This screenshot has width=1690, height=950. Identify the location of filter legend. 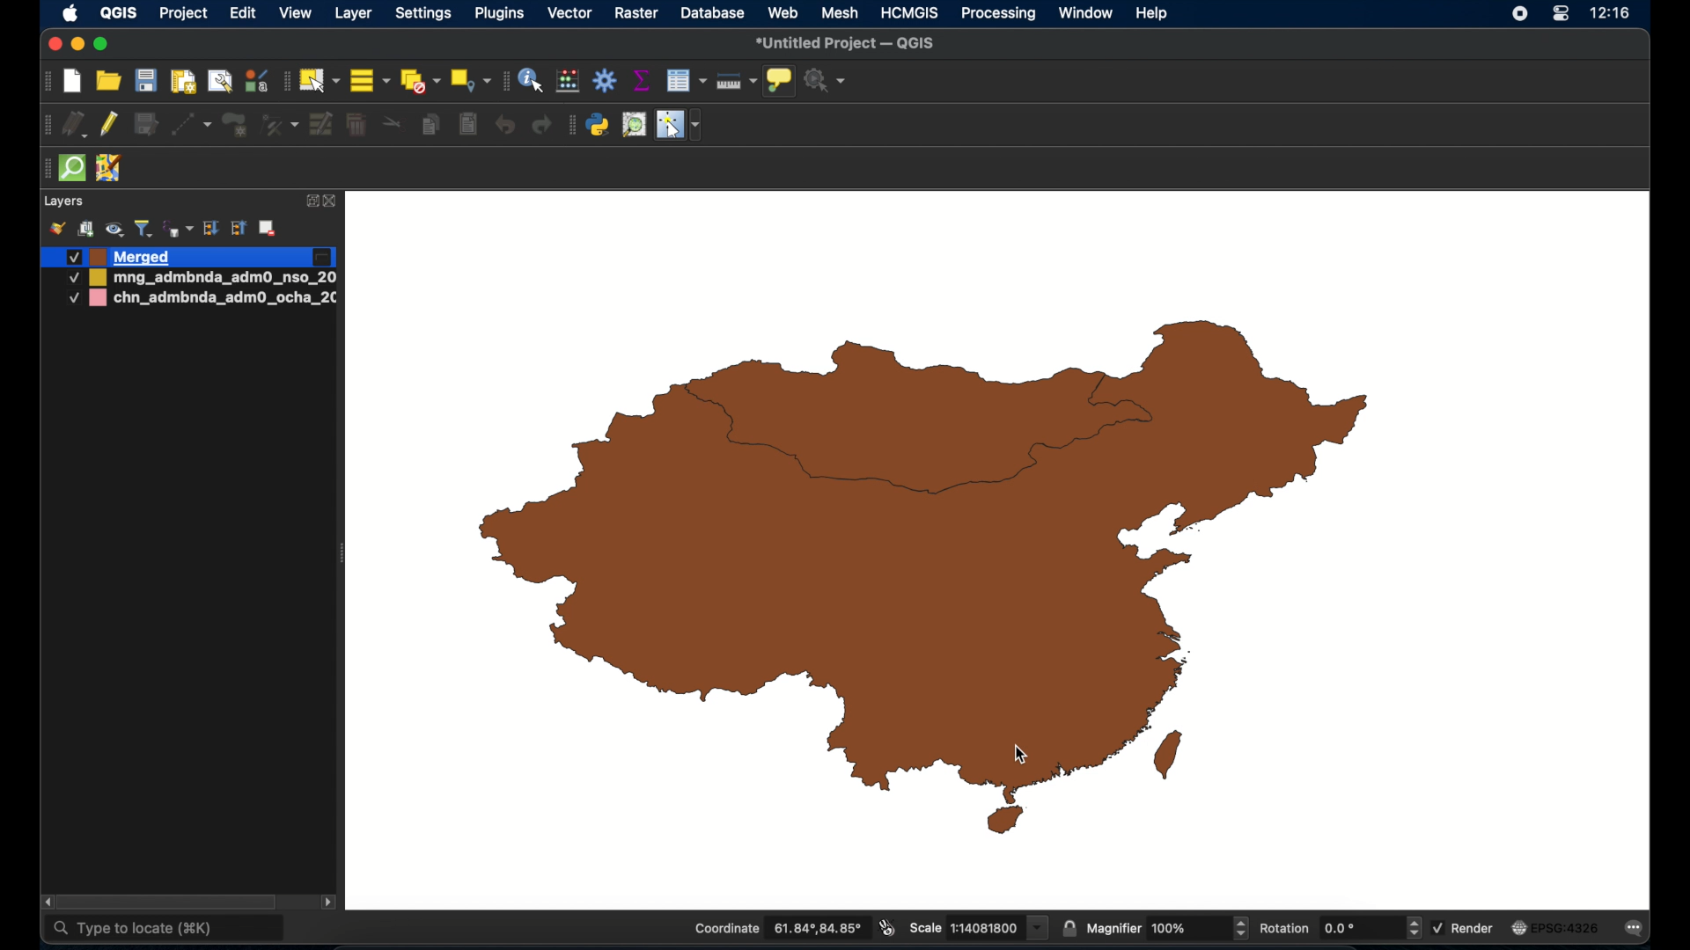
(143, 229).